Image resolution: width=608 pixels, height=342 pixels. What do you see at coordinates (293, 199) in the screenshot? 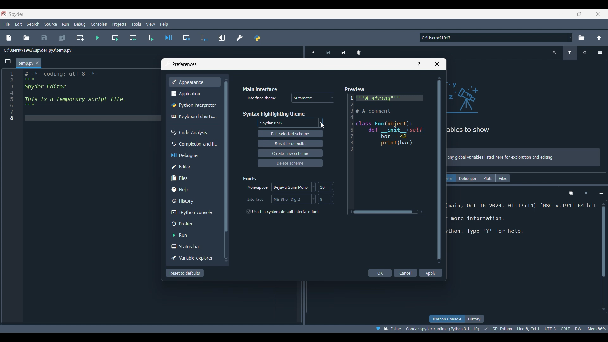
I see `interface font options` at bounding box center [293, 199].